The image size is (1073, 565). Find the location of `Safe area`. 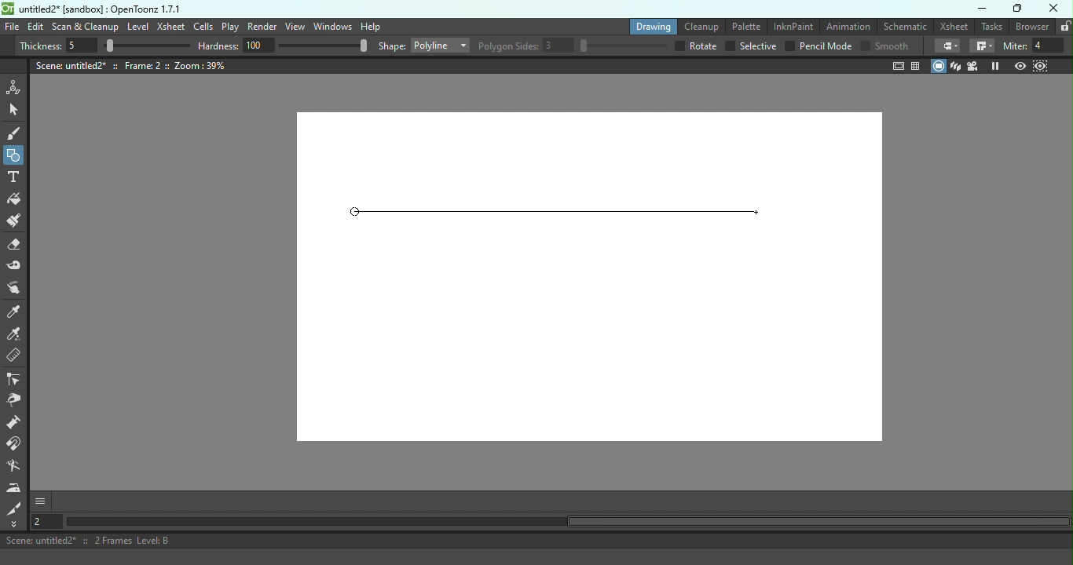

Safe area is located at coordinates (897, 67).